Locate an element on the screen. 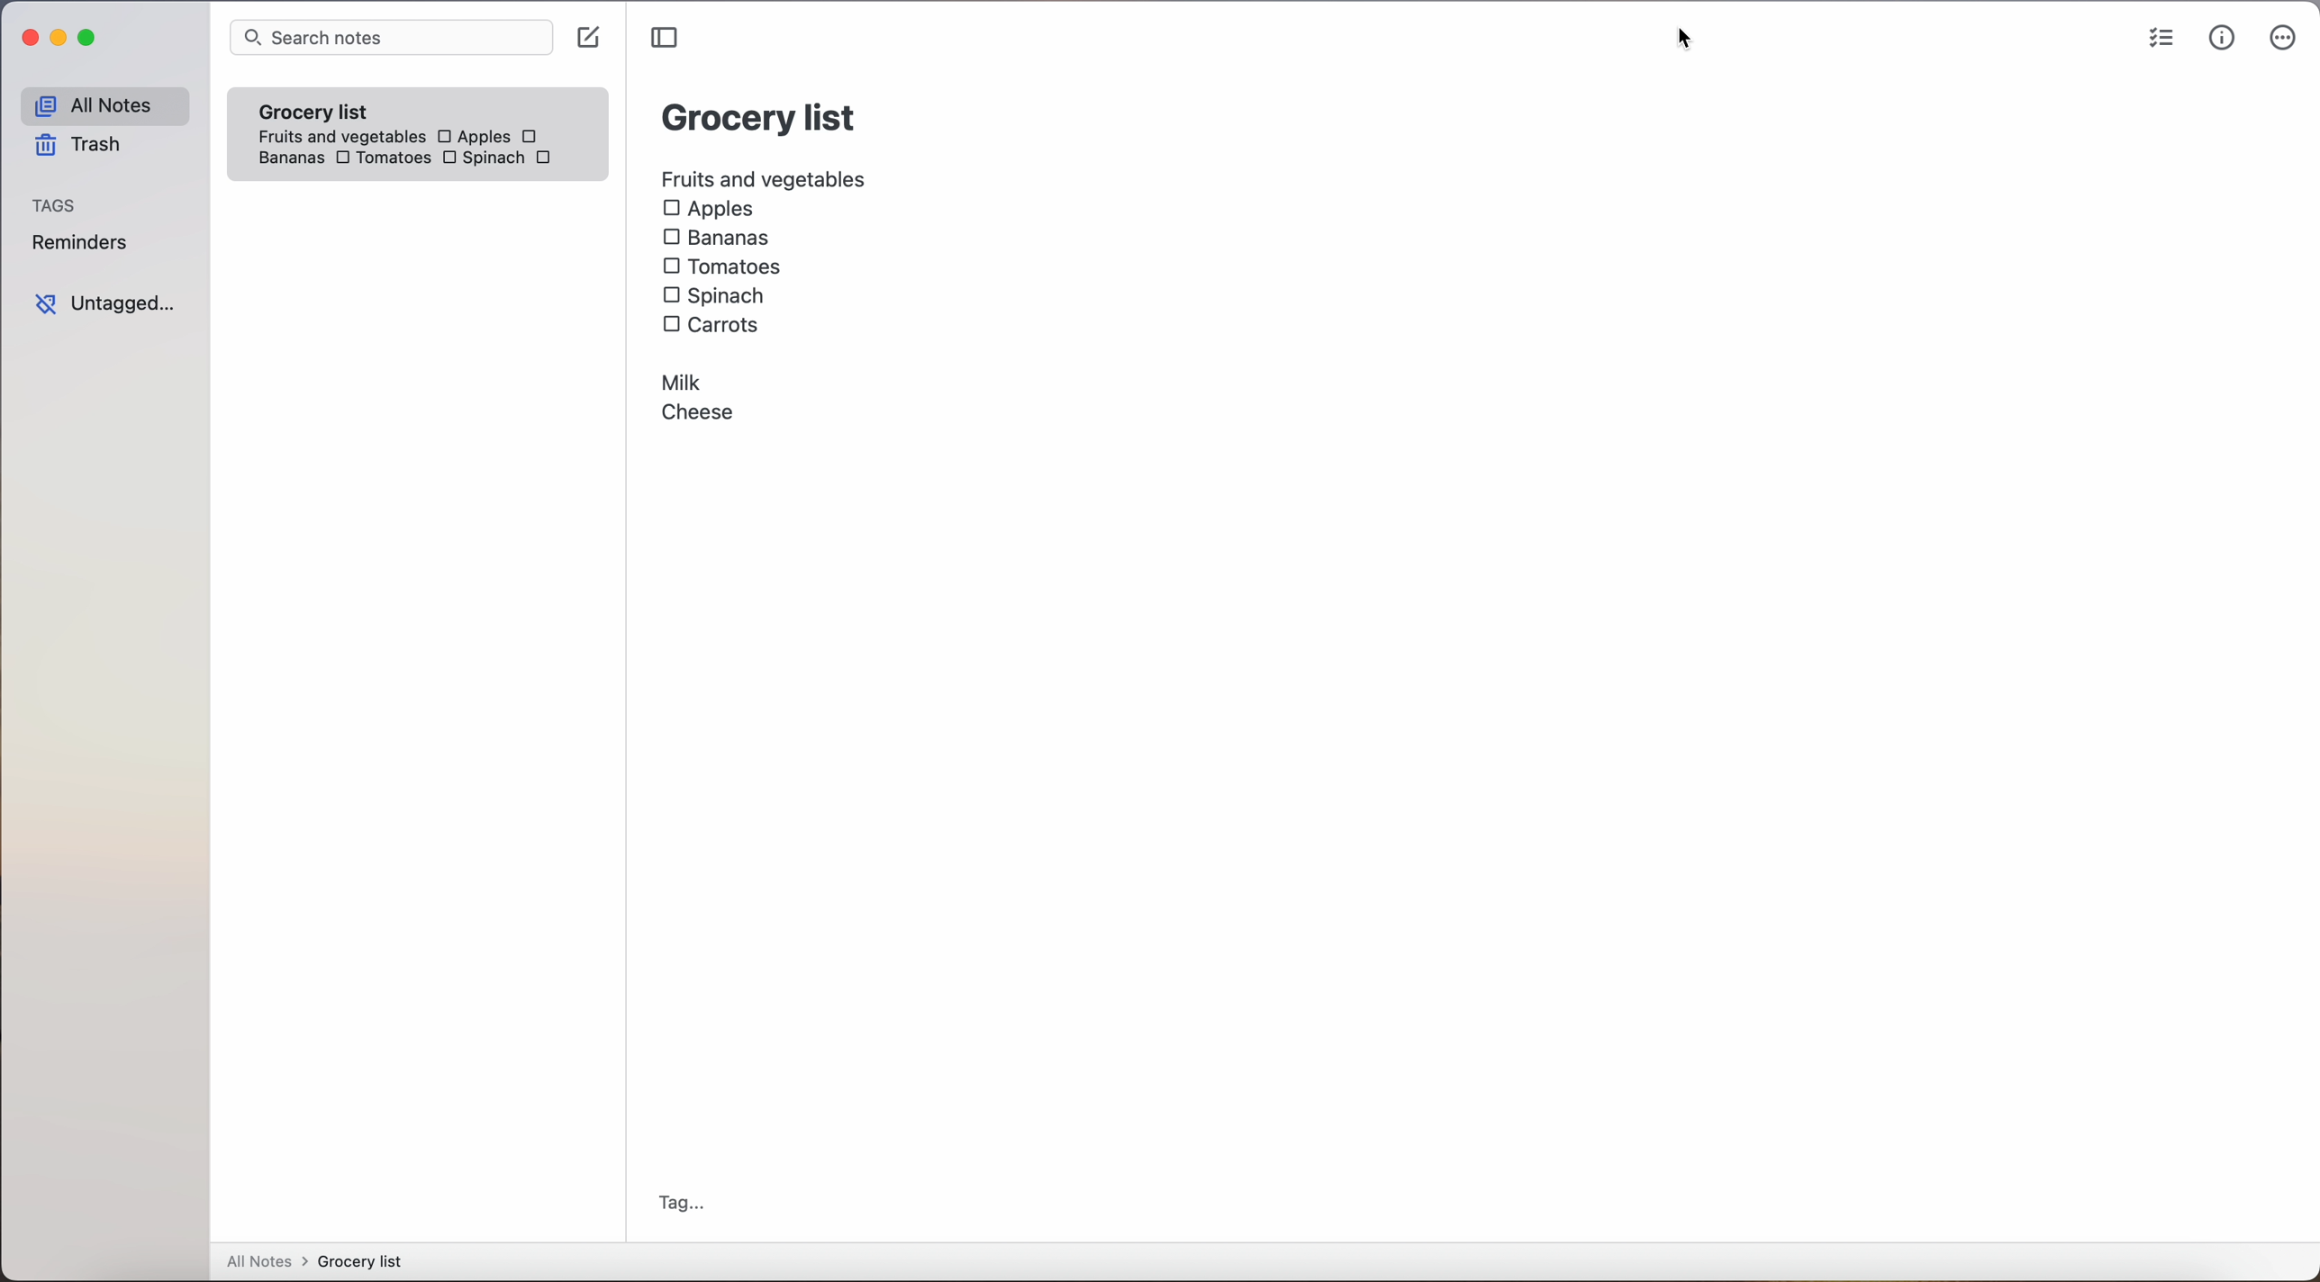 The height and width of the screenshot is (1282, 2320). Grocery list is located at coordinates (758, 121).